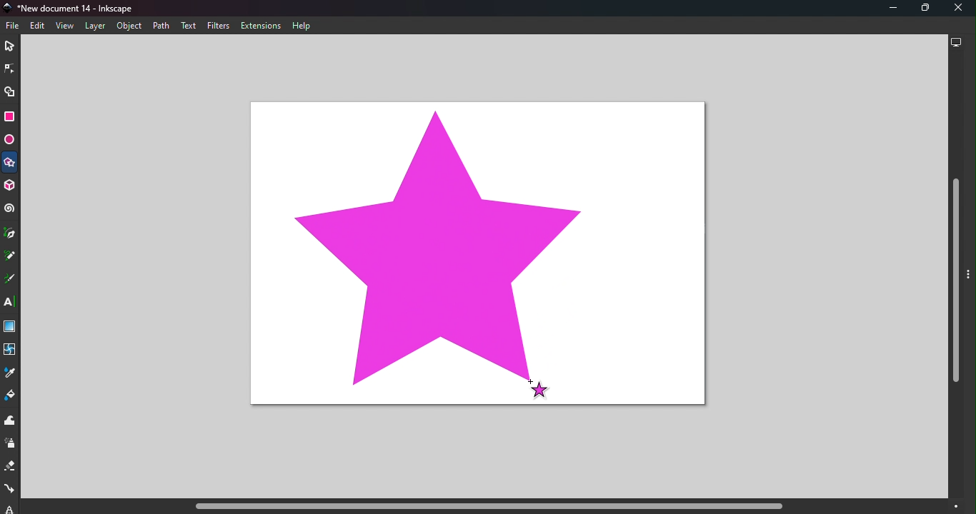 This screenshot has height=514, width=976. What do you see at coordinates (15, 26) in the screenshot?
I see `File` at bounding box center [15, 26].